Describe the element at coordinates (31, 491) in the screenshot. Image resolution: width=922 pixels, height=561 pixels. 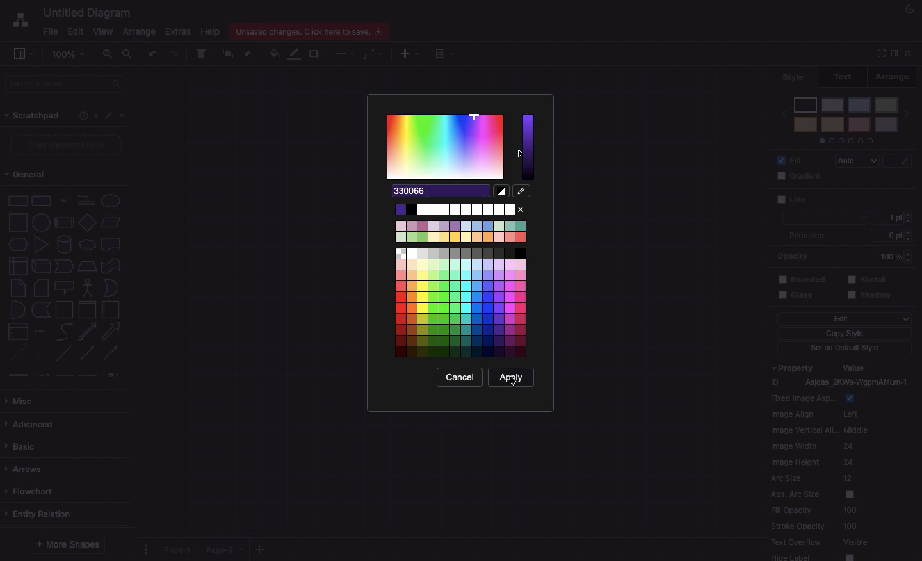
I see `Flowchart` at that location.